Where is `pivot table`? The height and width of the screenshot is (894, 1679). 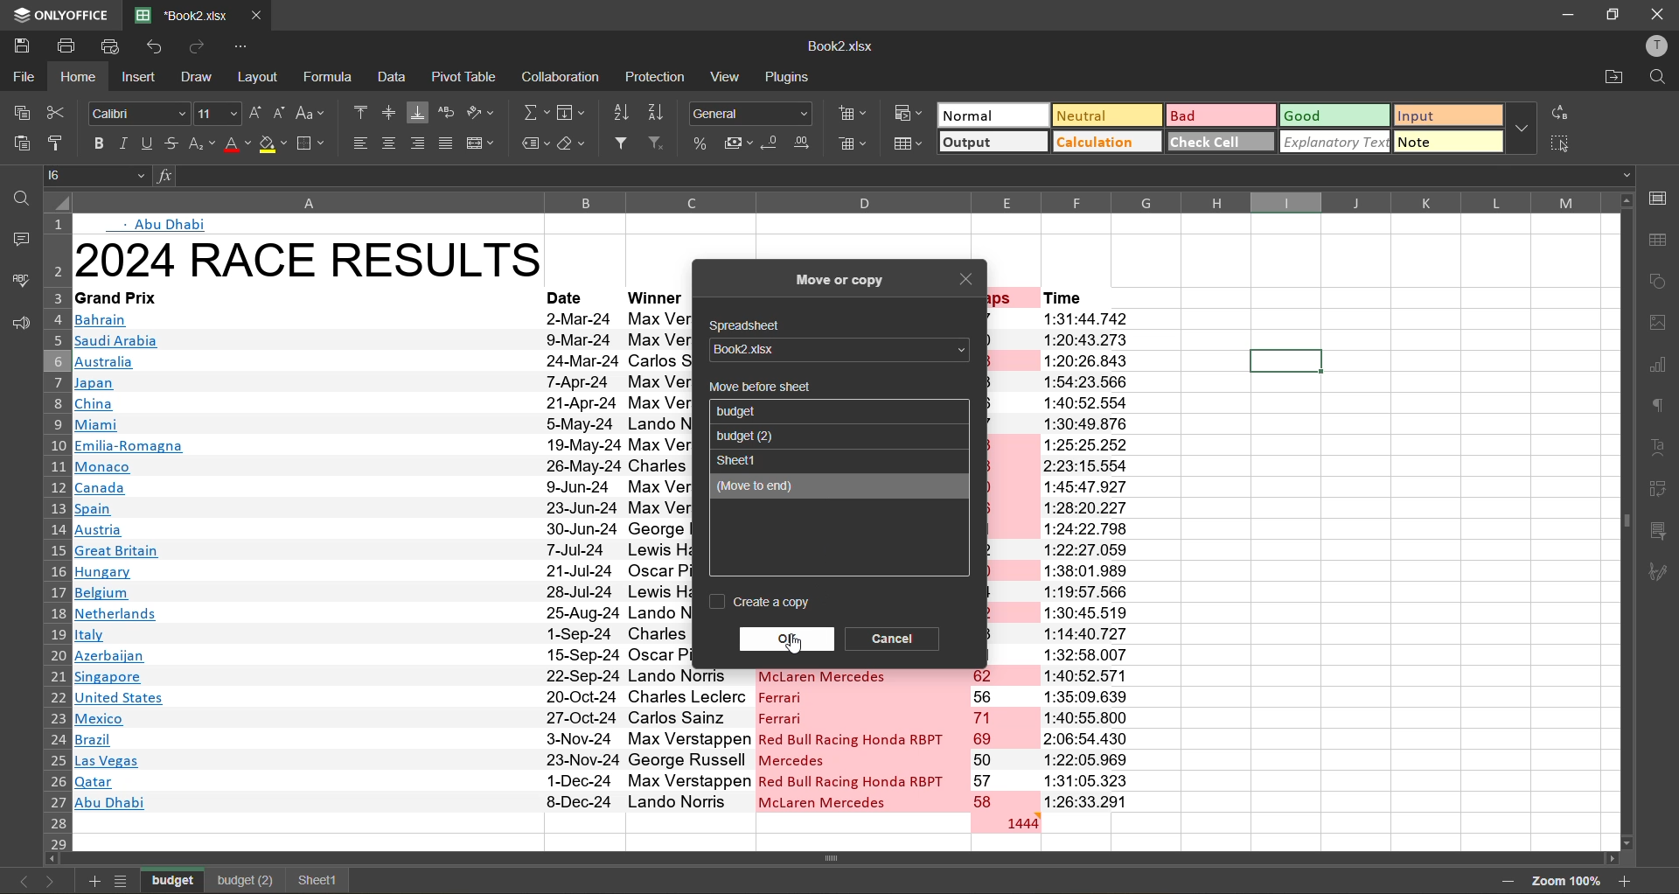 pivot table is located at coordinates (1662, 486).